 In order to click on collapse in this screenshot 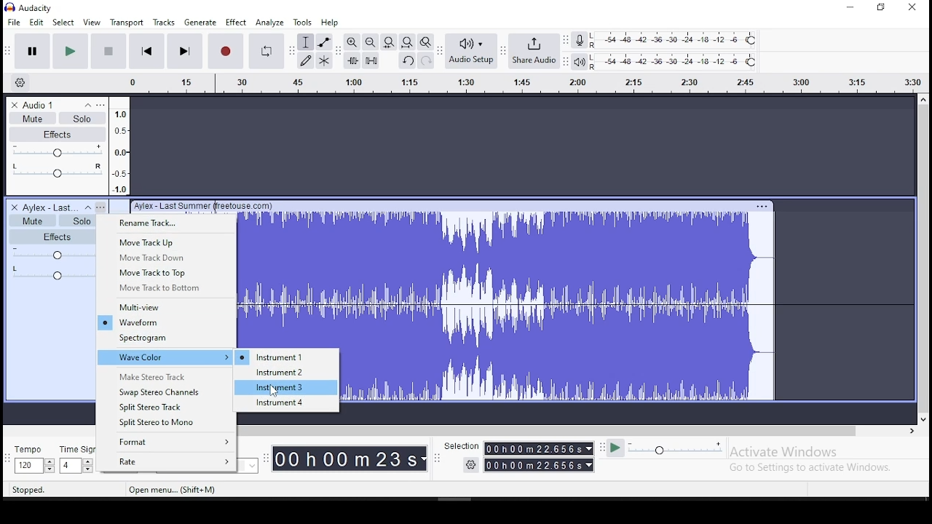, I will do `click(87, 207)`.